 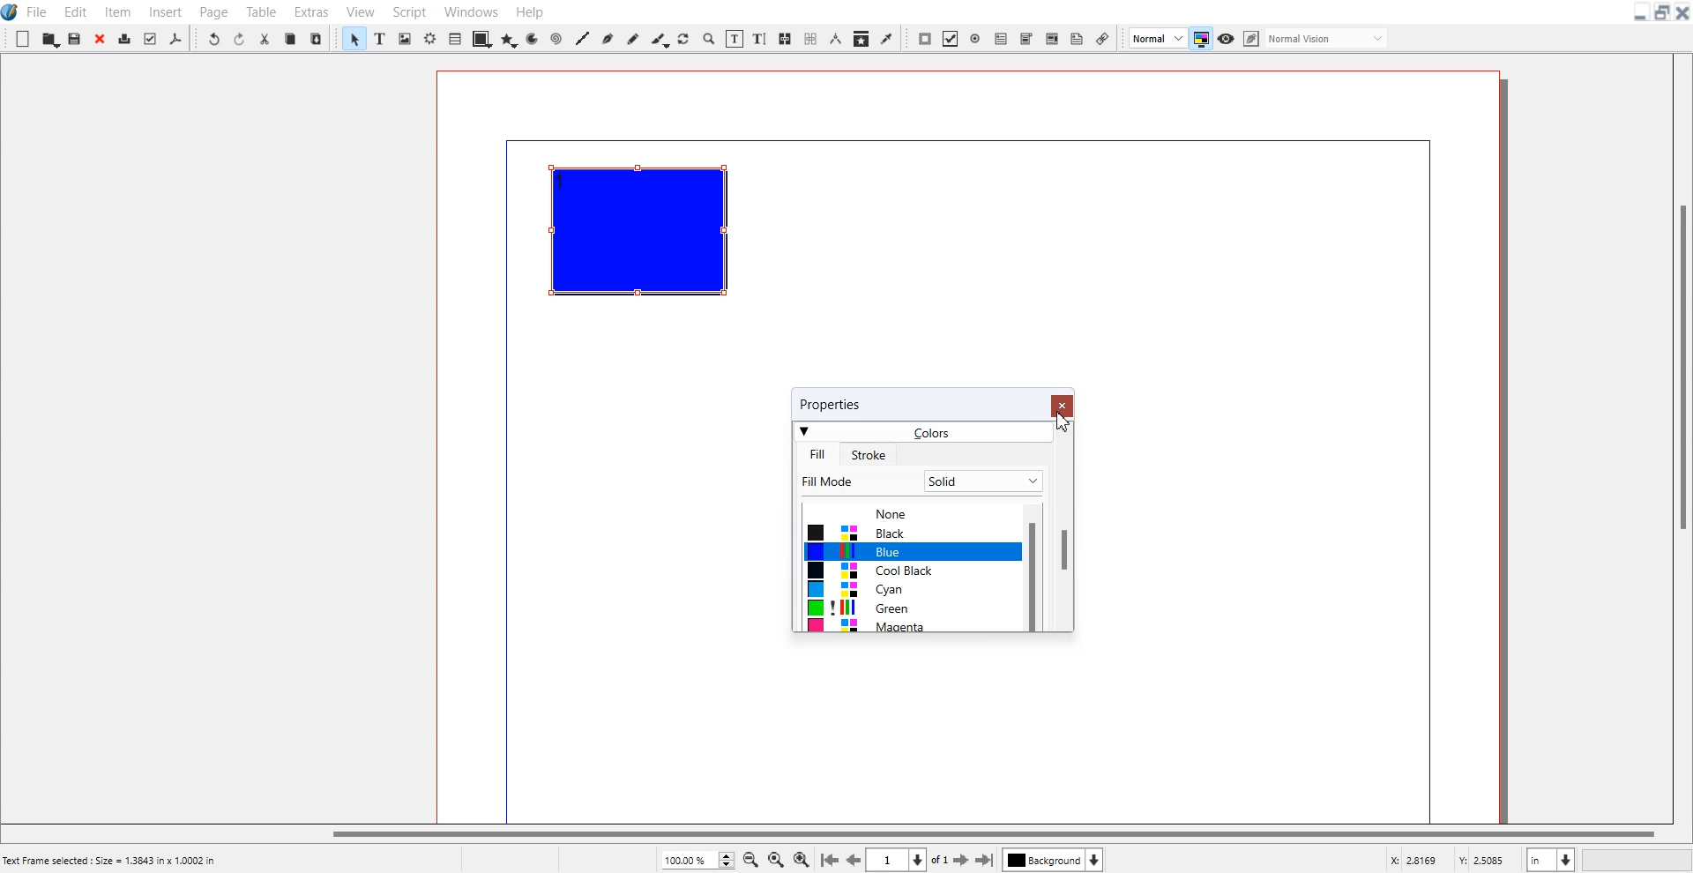 I want to click on Close, so click(x=1682, y=12).